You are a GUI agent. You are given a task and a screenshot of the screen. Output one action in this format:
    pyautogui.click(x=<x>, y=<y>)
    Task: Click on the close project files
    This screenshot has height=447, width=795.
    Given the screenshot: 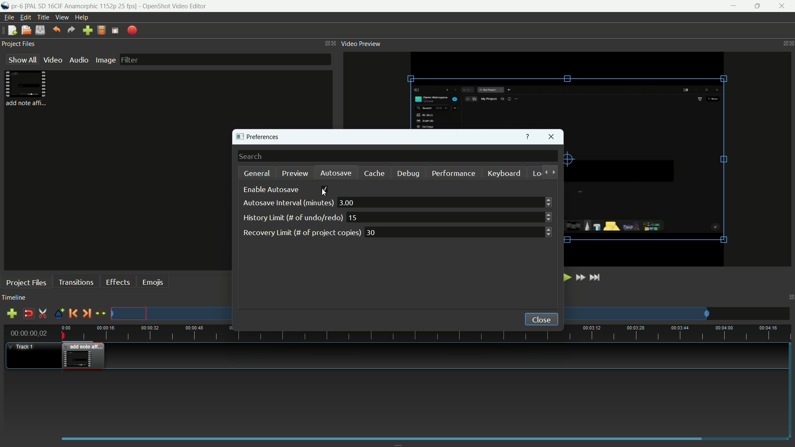 What is the action you would take?
    pyautogui.click(x=335, y=43)
    